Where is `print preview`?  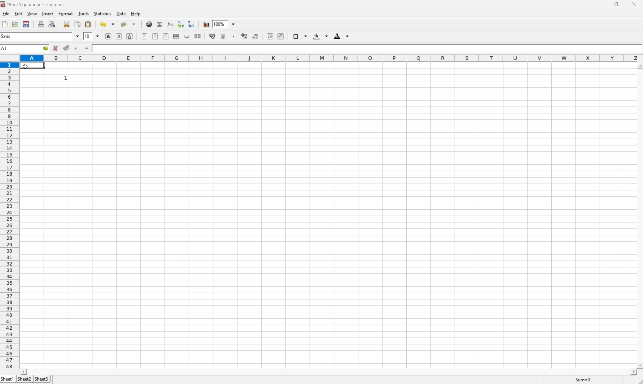
print preview is located at coordinates (53, 23).